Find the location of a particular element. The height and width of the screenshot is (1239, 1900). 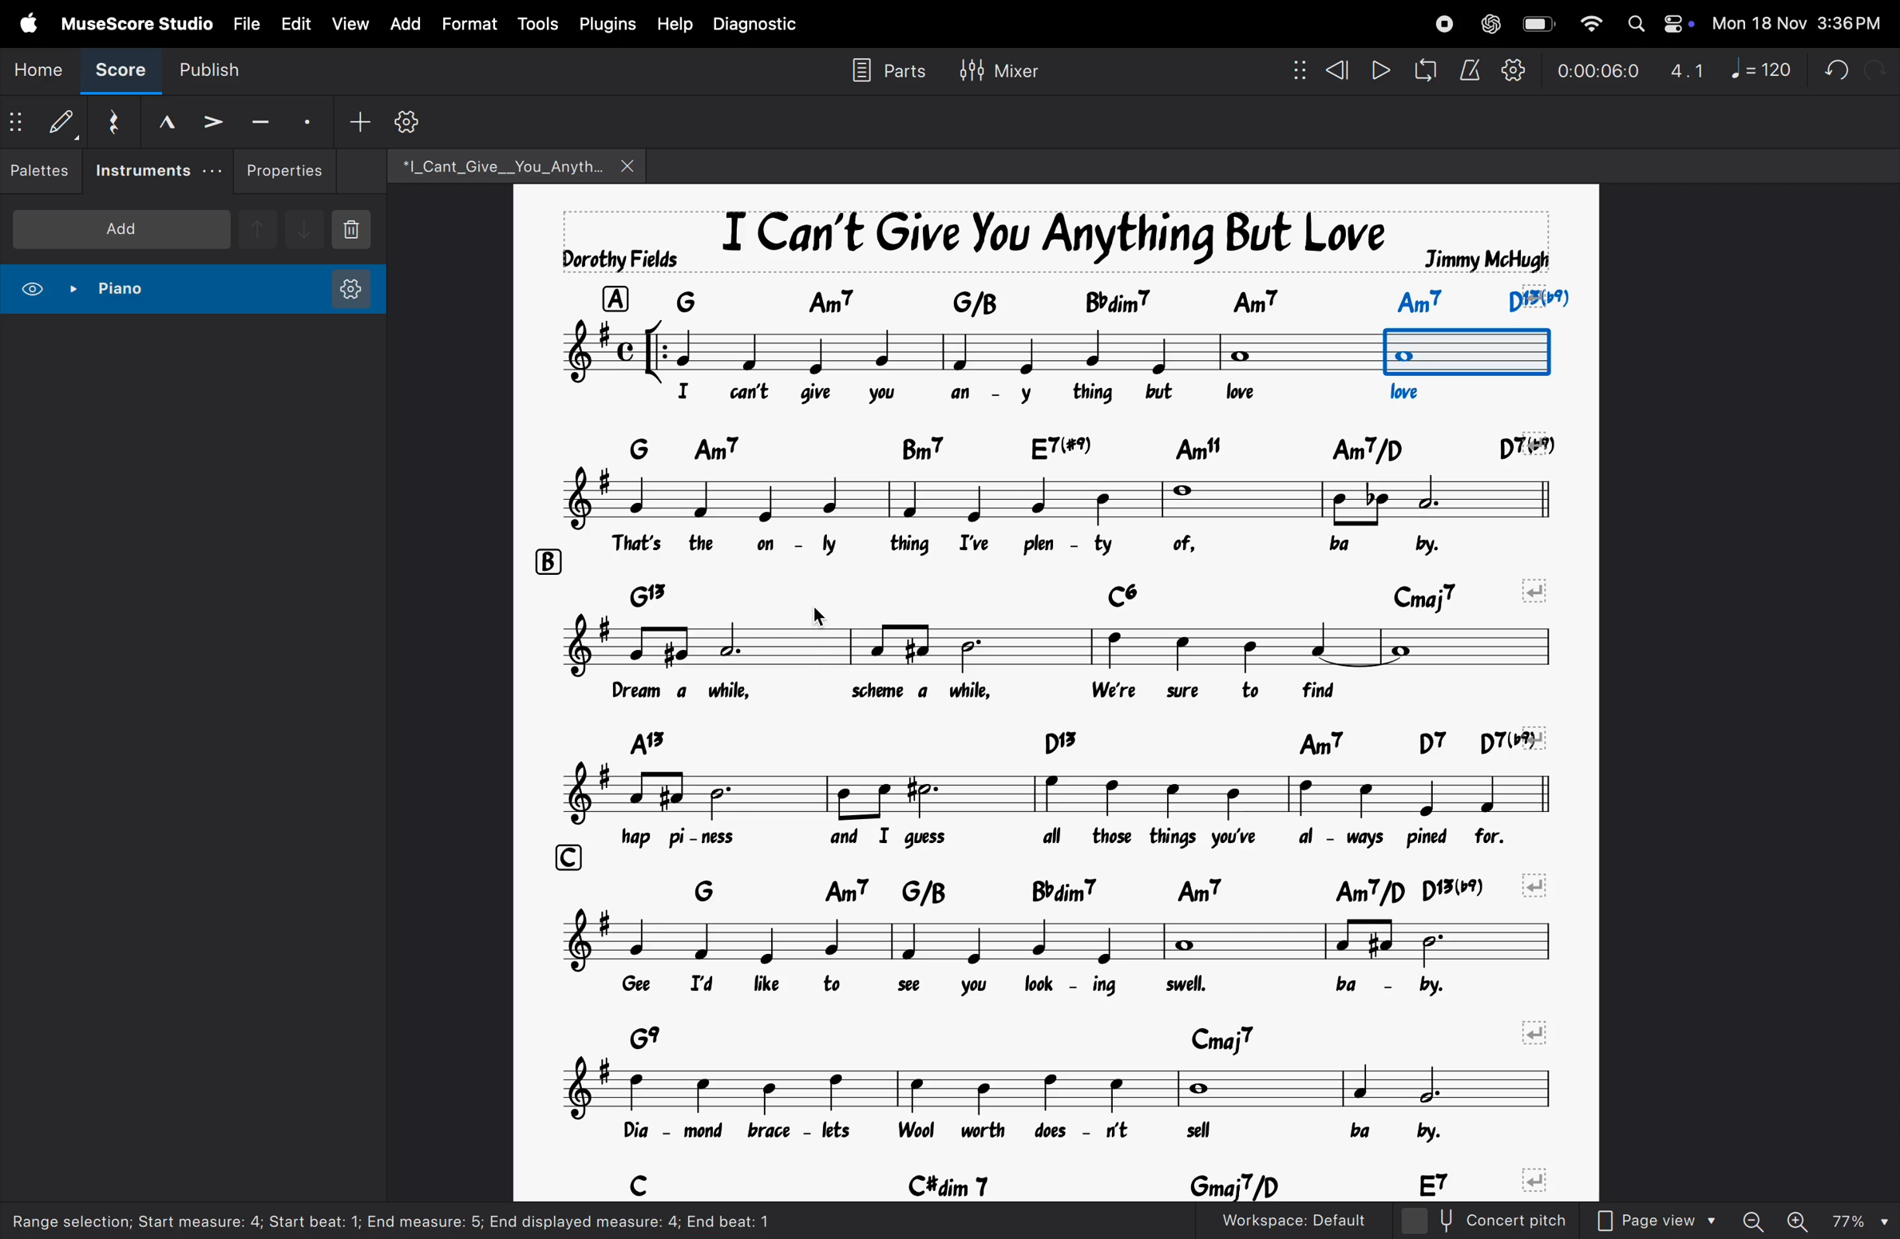

edit is located at coordinates (294, 20).